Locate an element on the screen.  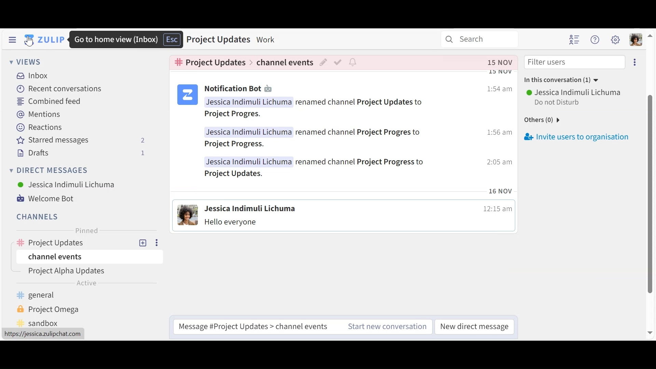
Configure notification is located at coordinates (354, 63).